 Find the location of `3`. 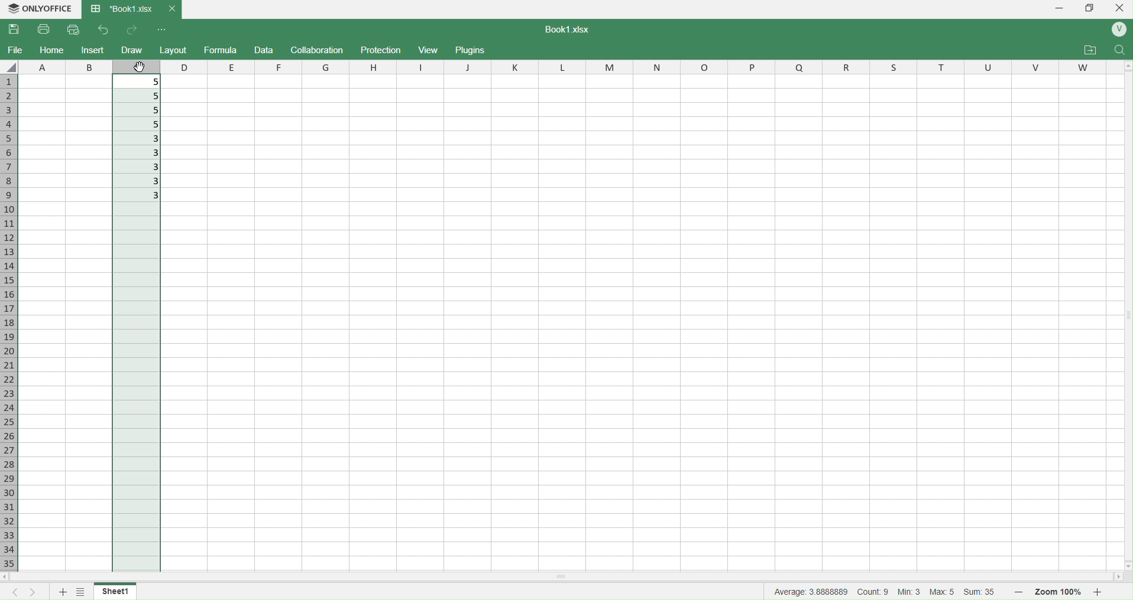

3 is located at coordinates (139, 168).